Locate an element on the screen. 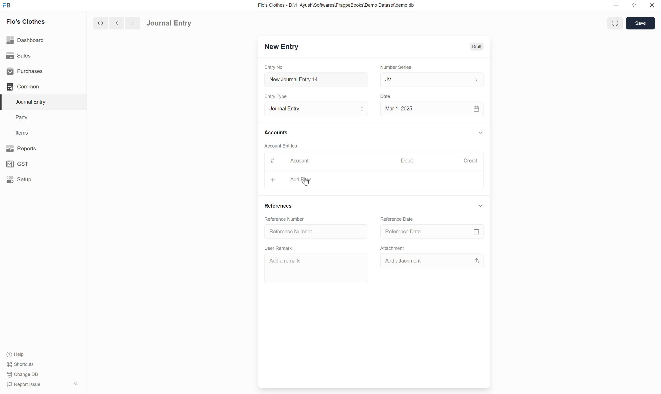 The width and height of the screenshot is (661, 394). upload is located at coordinates (477, 260).